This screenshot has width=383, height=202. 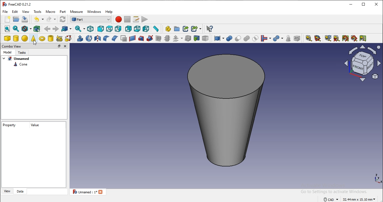 What do you see at coordinates (66, 46) in the screenshot?
I see `close` at bounding box center [66, 46].